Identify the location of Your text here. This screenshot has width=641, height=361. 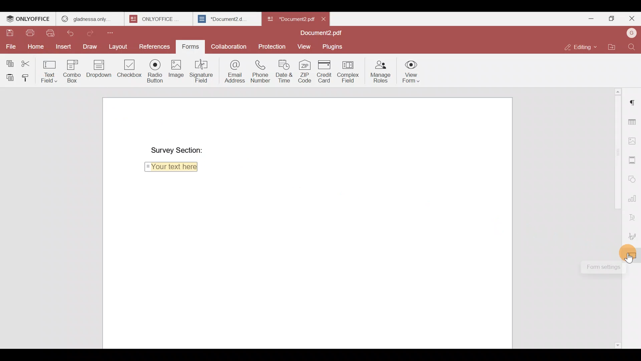
(173, 169).